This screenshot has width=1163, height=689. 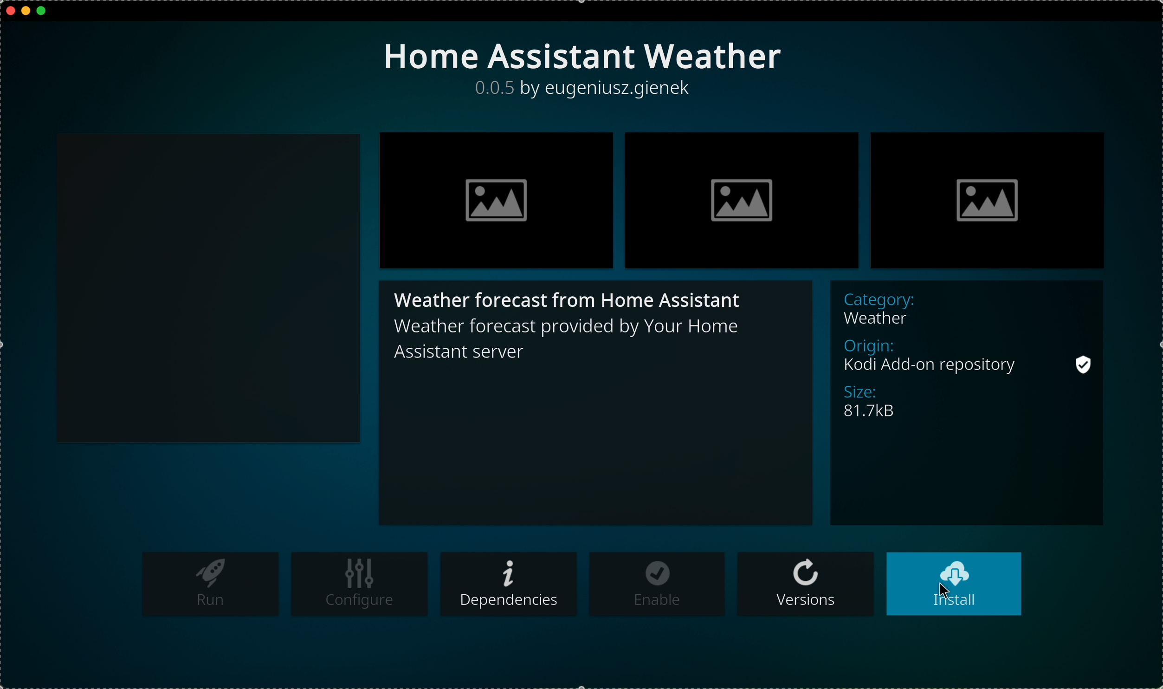 I want to click on enable, so click(x=659, y=584).